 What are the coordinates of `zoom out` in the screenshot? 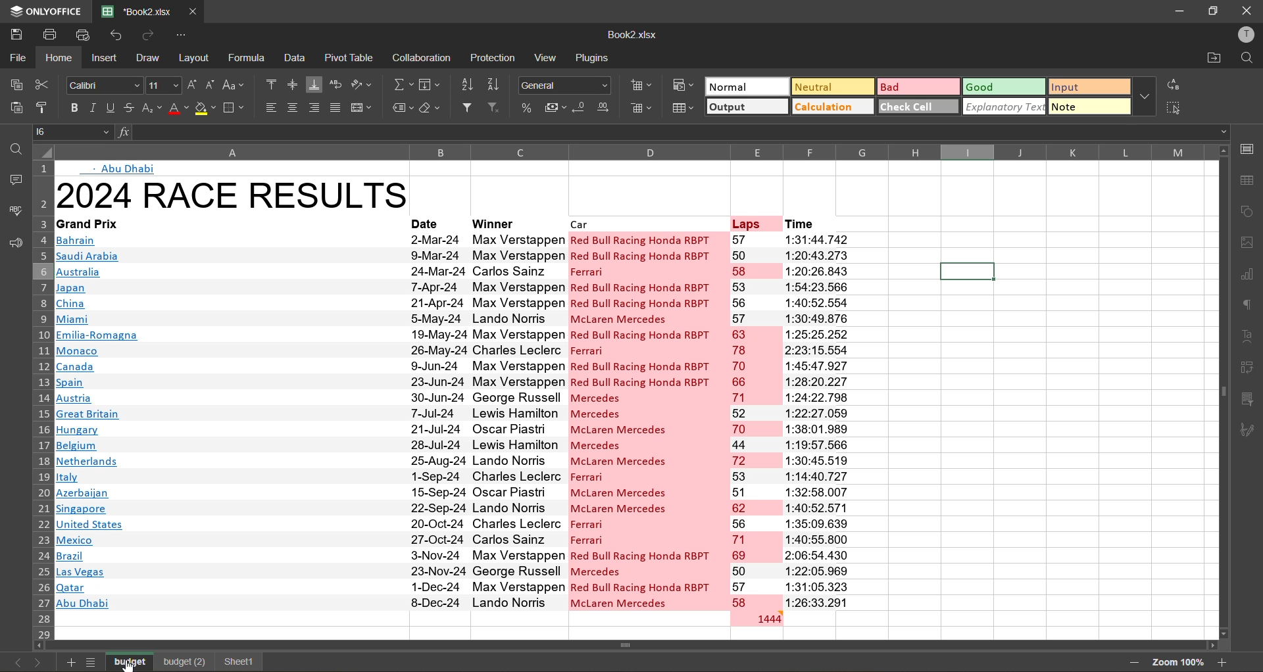 It's located at (1129, 662).